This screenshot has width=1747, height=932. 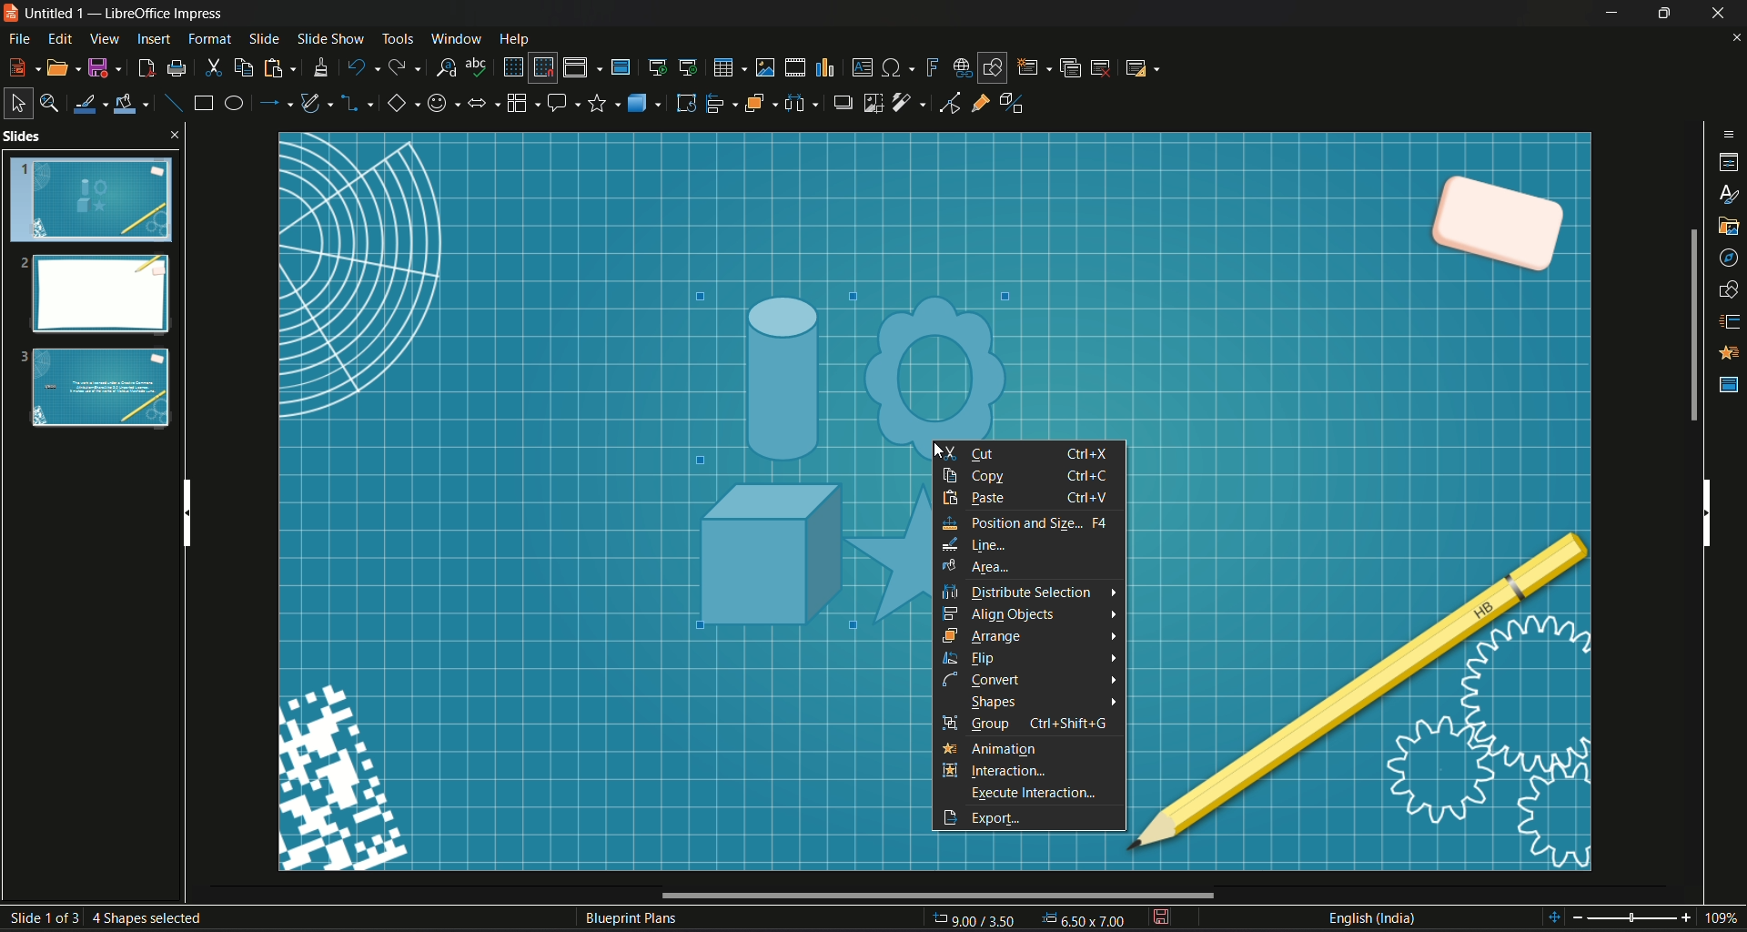 What do you see at coordinates (320, 67) in the screenshot?
I see `clone formatting` at bounding box center [320, 67].